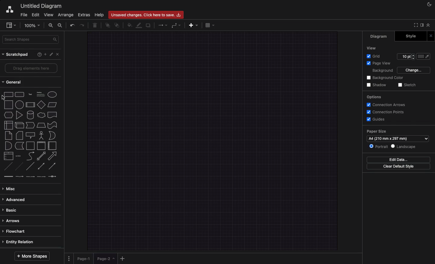 Image resolution: width=435 pixels, height=264 pixels. I want to click on tape, so click(52, 125).